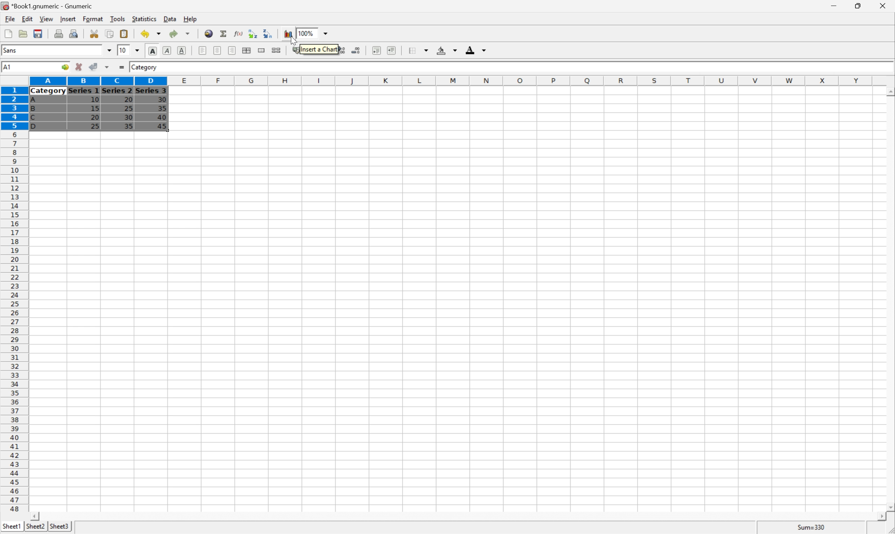  I want to click on Increase indent, and align the contents to the left, so click(391, 51).